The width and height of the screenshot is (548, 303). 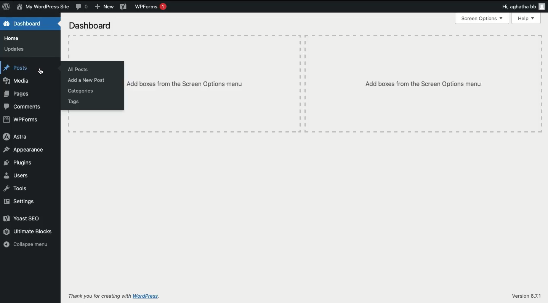 I want to click on Help, so click(x=525, y=19).